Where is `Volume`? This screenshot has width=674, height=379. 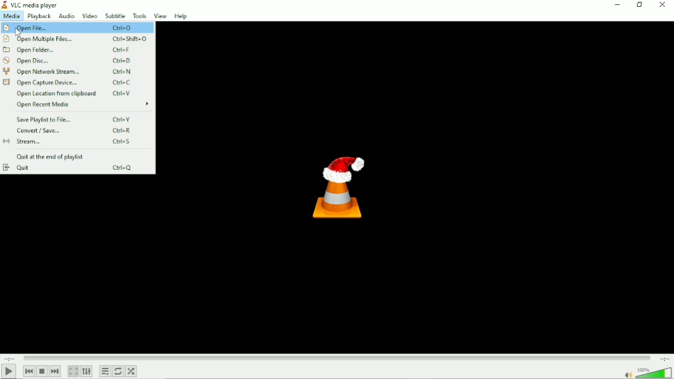
Volume is located at coordinates (647, 372).